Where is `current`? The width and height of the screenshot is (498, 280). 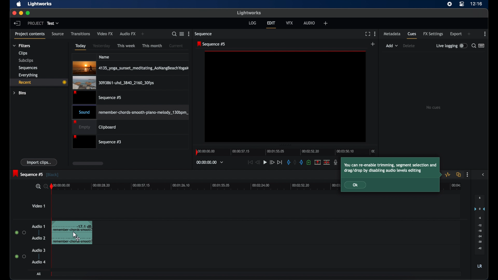
current is located at coordinates (176, 46).